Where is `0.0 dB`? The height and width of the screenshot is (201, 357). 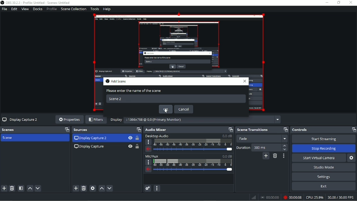
0.0 dB is located at coordinates (227, 136).